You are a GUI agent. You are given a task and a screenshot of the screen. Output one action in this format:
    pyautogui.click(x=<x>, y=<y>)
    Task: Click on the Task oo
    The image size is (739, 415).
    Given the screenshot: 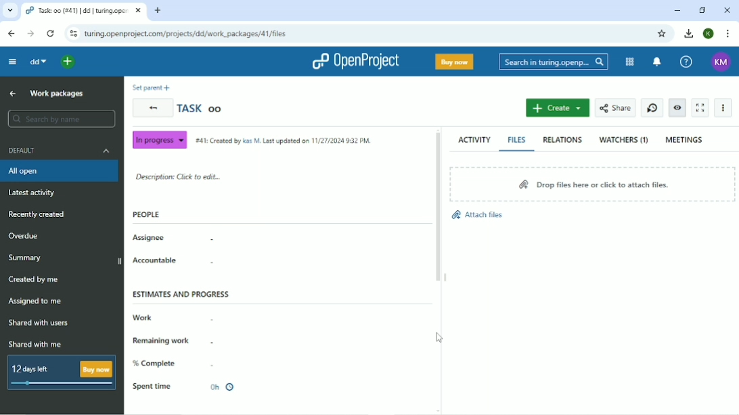 What is the action you would take?
    pyautogui.click(x=202, y=108)
    